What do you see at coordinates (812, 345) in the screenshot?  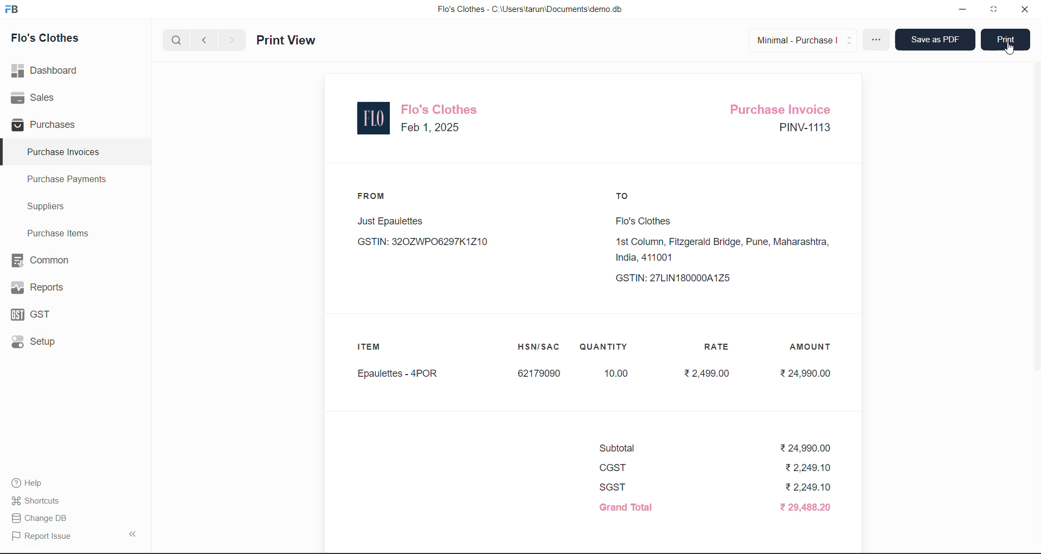 I see ` AMOUNT` at bounding box center [812, 345].